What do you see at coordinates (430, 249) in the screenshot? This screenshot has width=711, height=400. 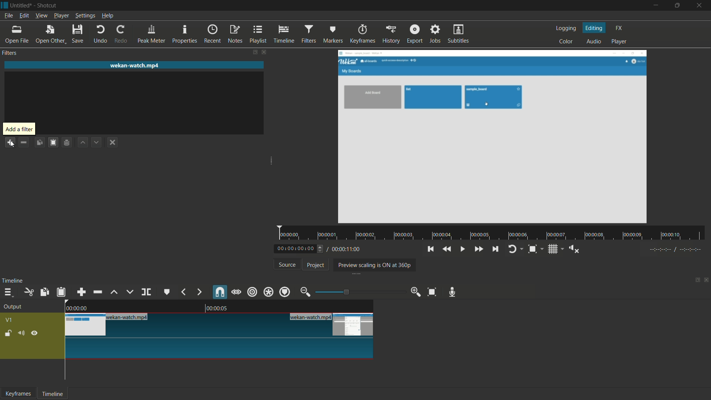 I see `skip to the previous point` at bounding box center [430, 249].